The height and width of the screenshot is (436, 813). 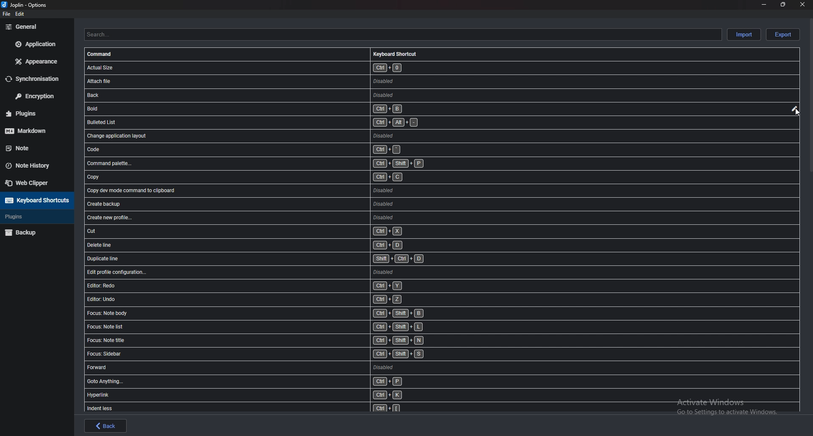 What do you see at coordinates (36, 201) in the screenshot?
I see `Keyboard shortcuts` at bounding box center [36, 201].